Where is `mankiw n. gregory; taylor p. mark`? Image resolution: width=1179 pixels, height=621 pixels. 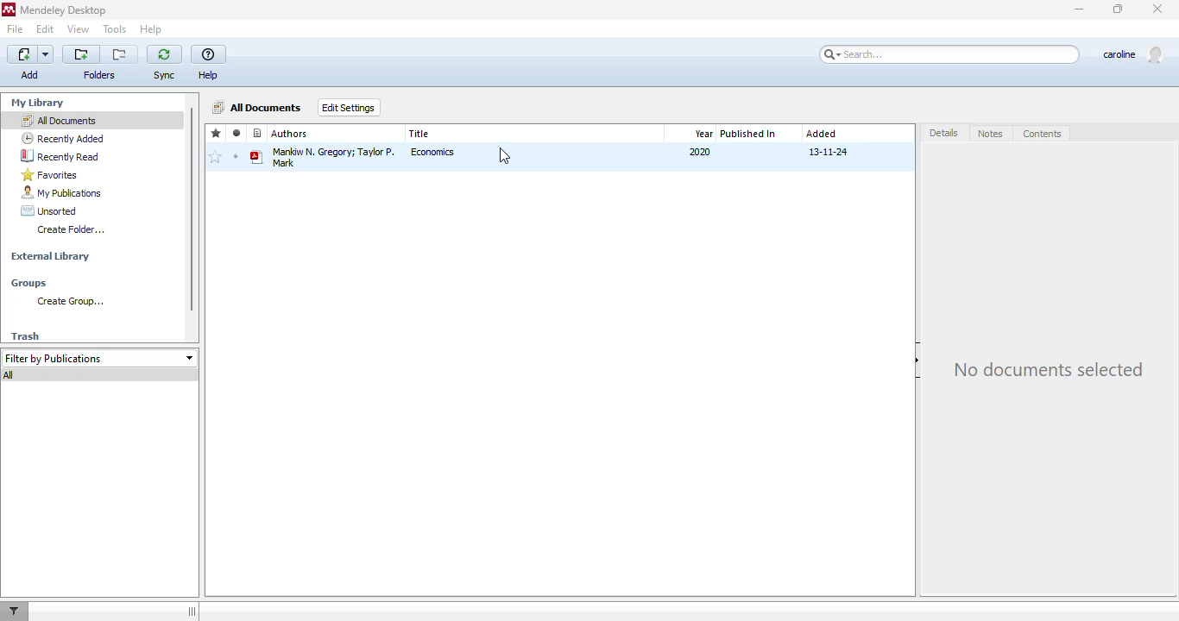 mankiw n. gregory; taylor p. mark is located at coordinates (333, 158).